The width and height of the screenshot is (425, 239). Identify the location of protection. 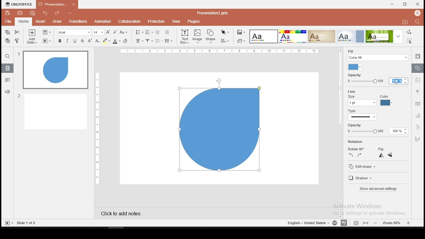
(156, 22).